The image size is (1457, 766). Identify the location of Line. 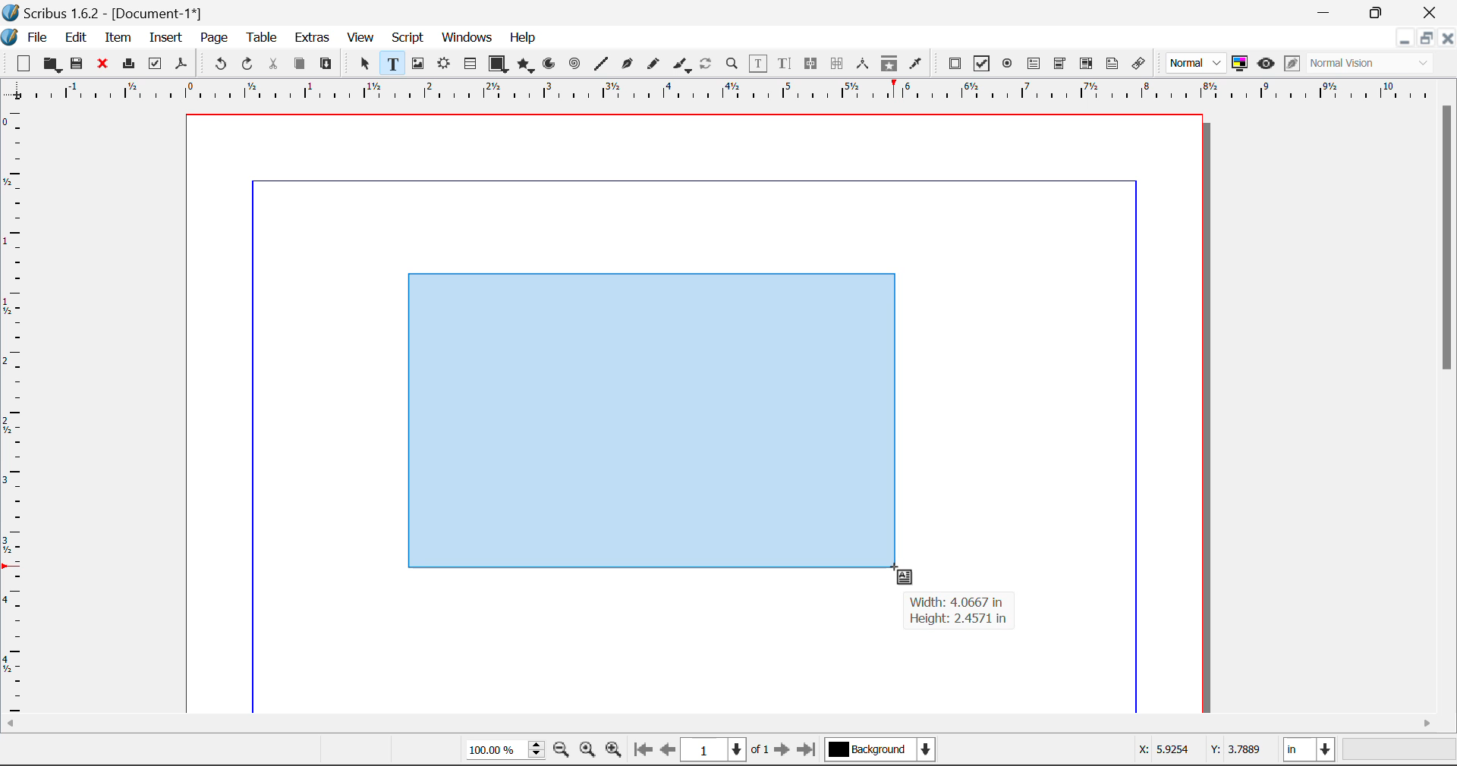
(601, 64).